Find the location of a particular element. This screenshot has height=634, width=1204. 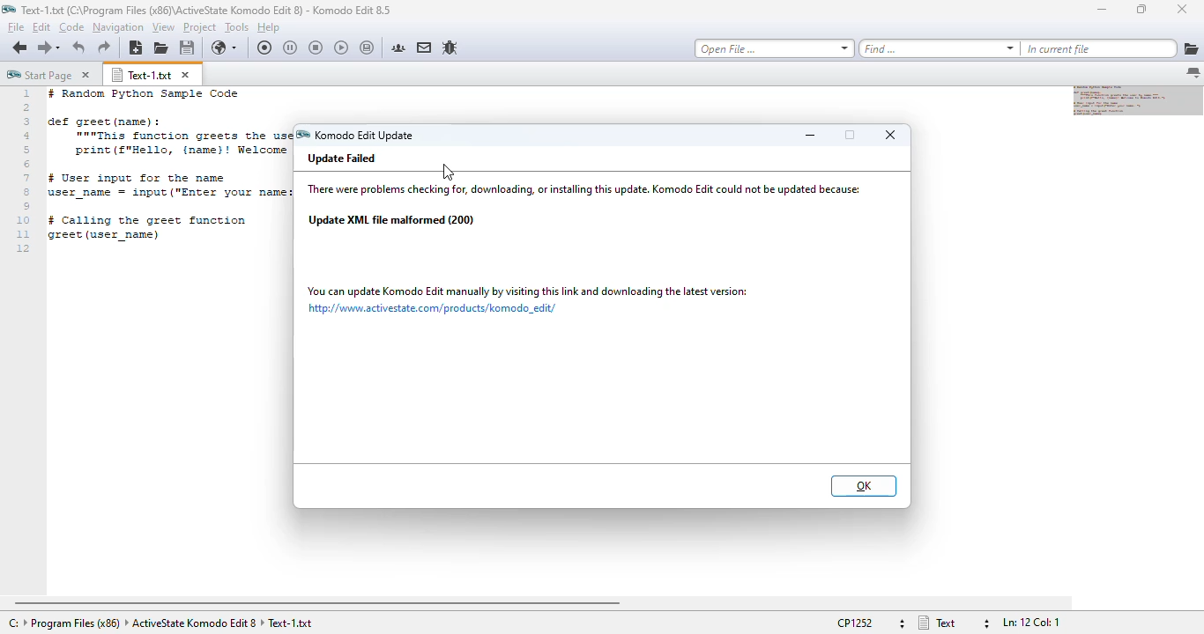

save file is located at coordinates (187, 48).